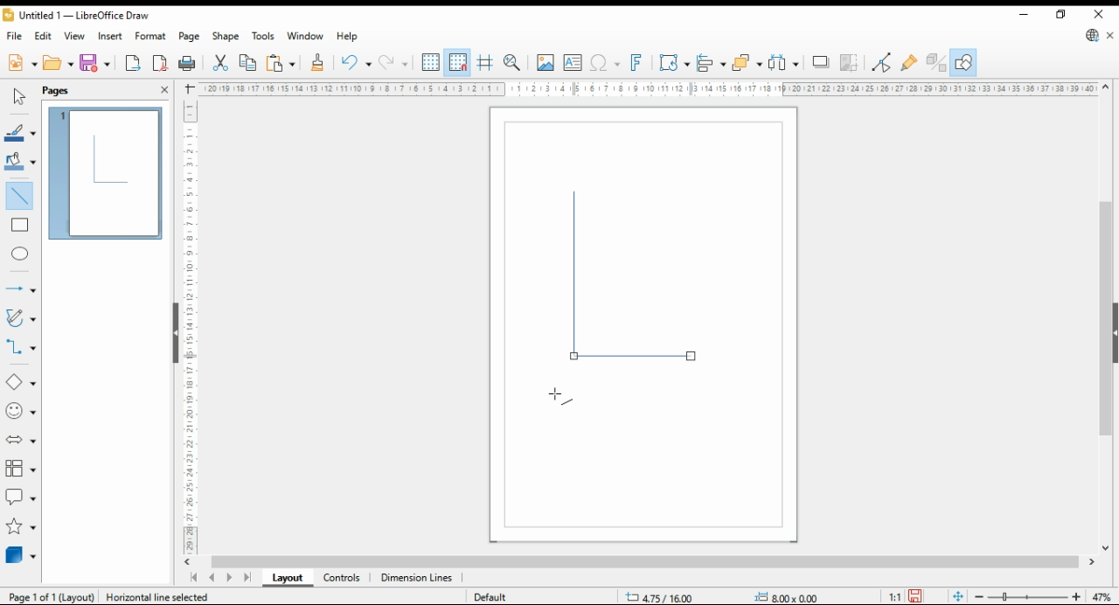  Describe the element at coordinates (417, 579) in the screenshot. I see `dimension` at that location.